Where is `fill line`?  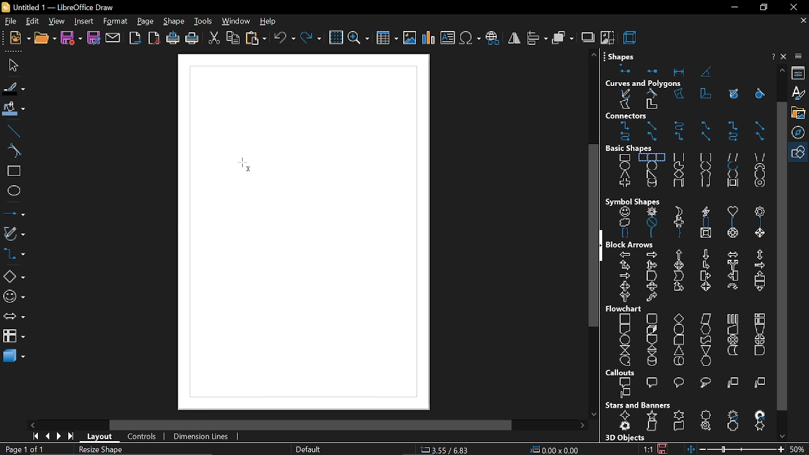
fill line is located at coordinates (14, 89).